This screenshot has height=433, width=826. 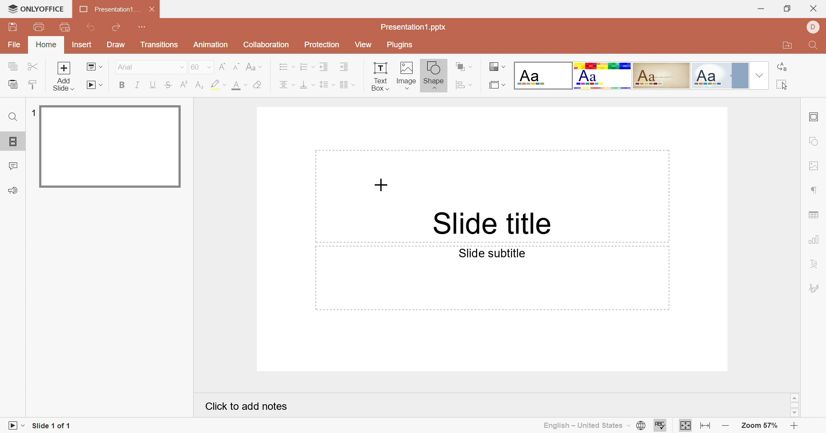 I want to click on View, so click(x=363, y=45).